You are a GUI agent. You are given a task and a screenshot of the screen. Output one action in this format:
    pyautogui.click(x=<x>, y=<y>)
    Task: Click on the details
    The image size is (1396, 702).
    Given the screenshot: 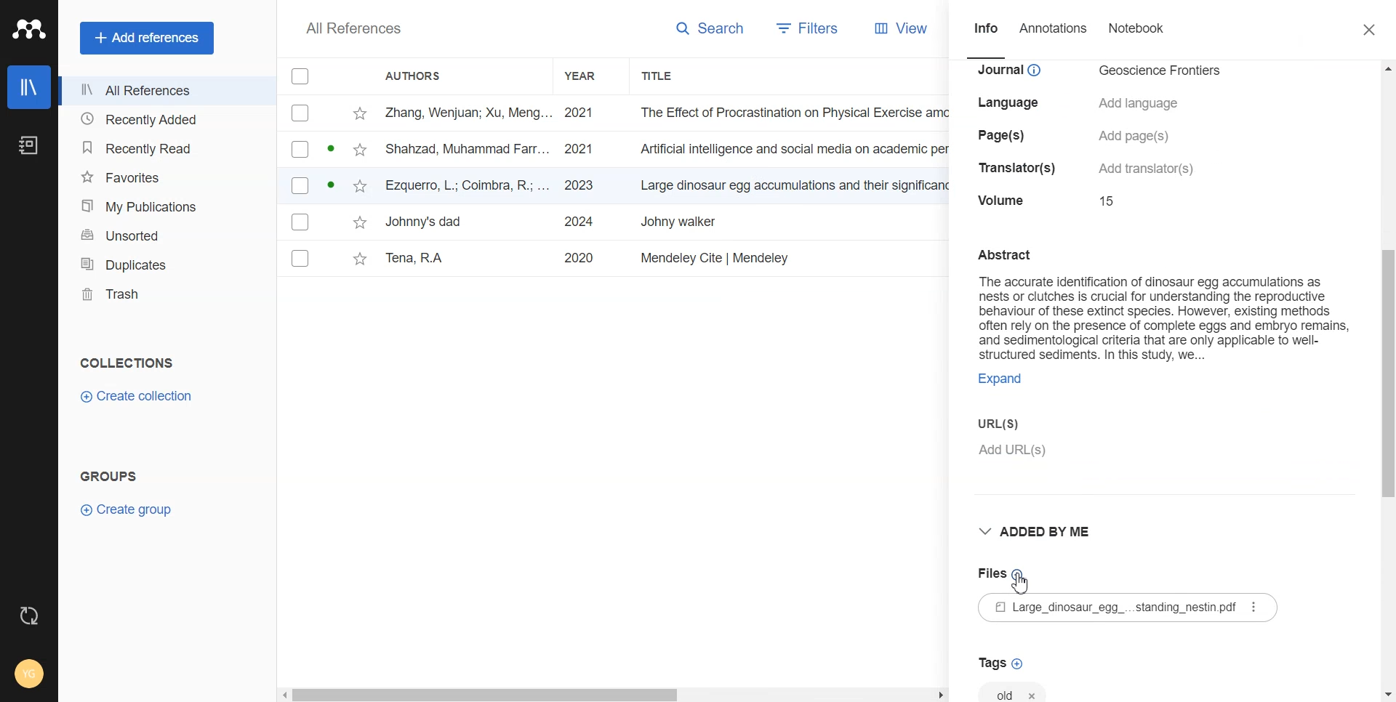 What is the action you would take?
    pyautogui.click(x=1136, y=136)
    